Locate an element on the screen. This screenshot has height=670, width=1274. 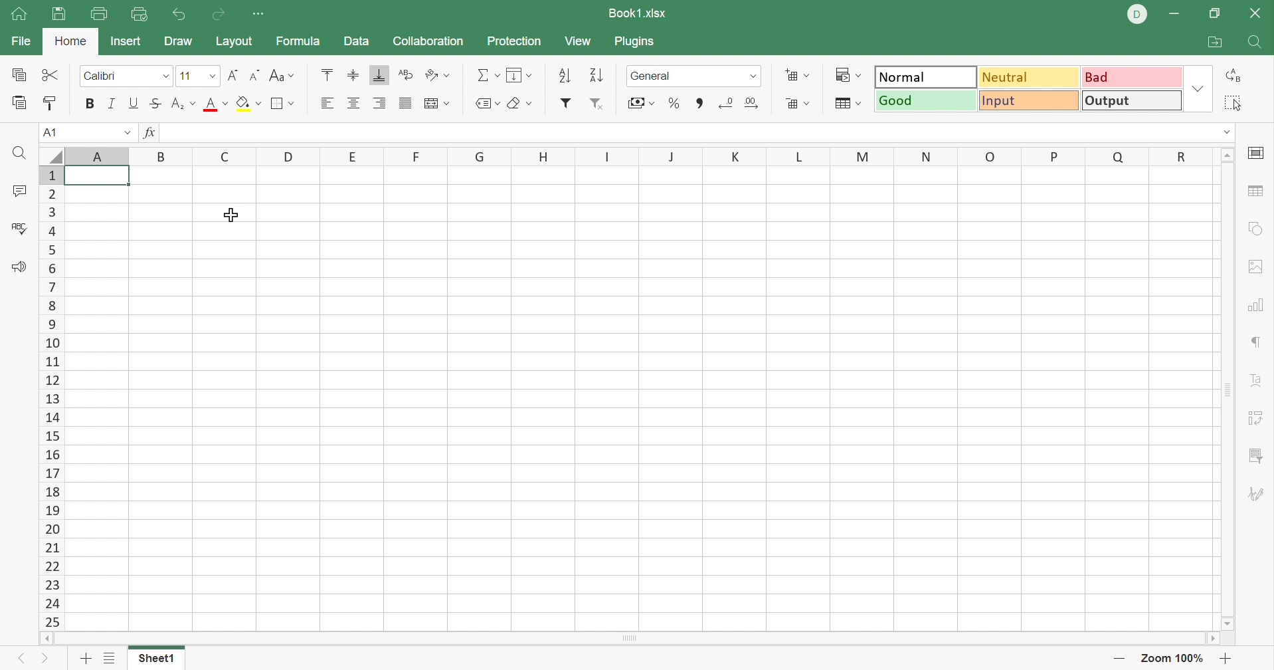
Redo is located at coordinates (219, 16).